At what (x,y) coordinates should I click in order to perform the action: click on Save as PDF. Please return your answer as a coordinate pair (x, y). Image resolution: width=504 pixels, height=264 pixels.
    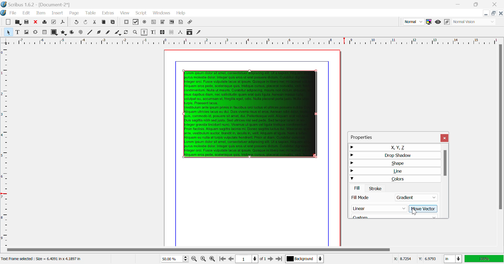
    Looking at the image, I should click on (63, 23).